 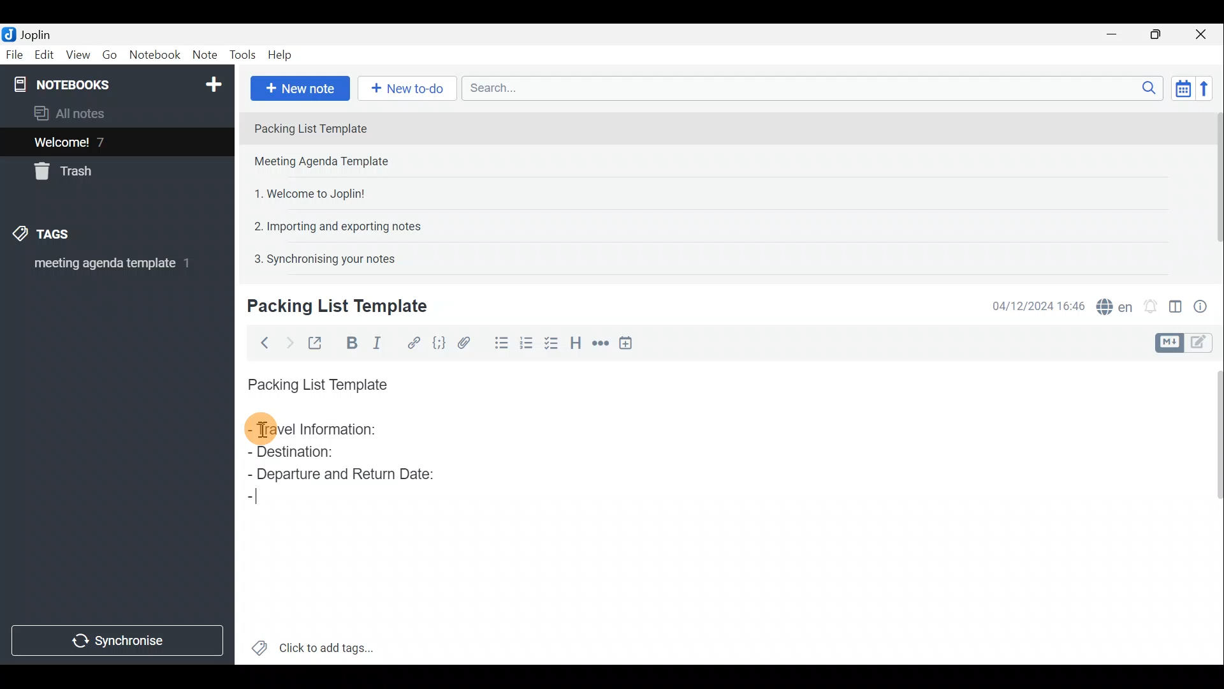 What do you see at coordinates (1150, 303) in the screenshot?
I see `Set alarm` at bounding box center [1150, 303].